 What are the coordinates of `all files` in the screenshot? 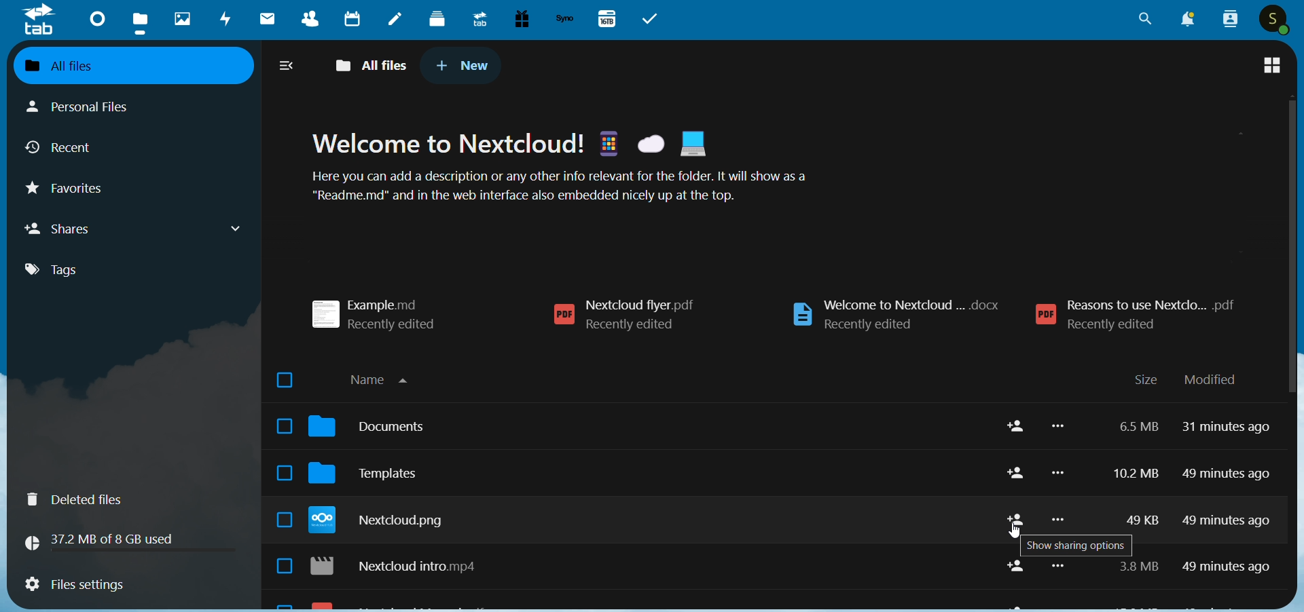 It's located at (122, 64).